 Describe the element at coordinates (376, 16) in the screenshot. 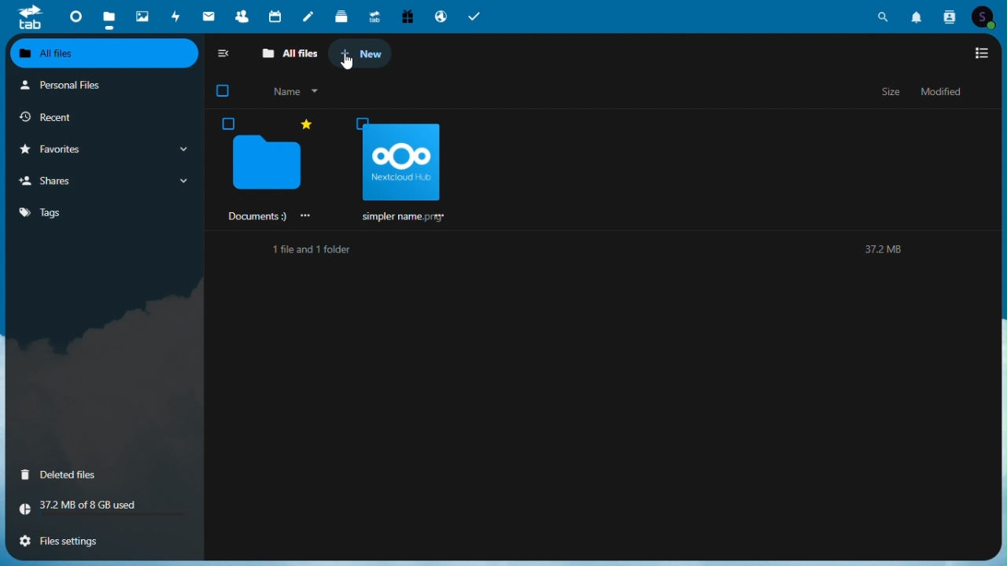

I see `Upgrade` at that location.